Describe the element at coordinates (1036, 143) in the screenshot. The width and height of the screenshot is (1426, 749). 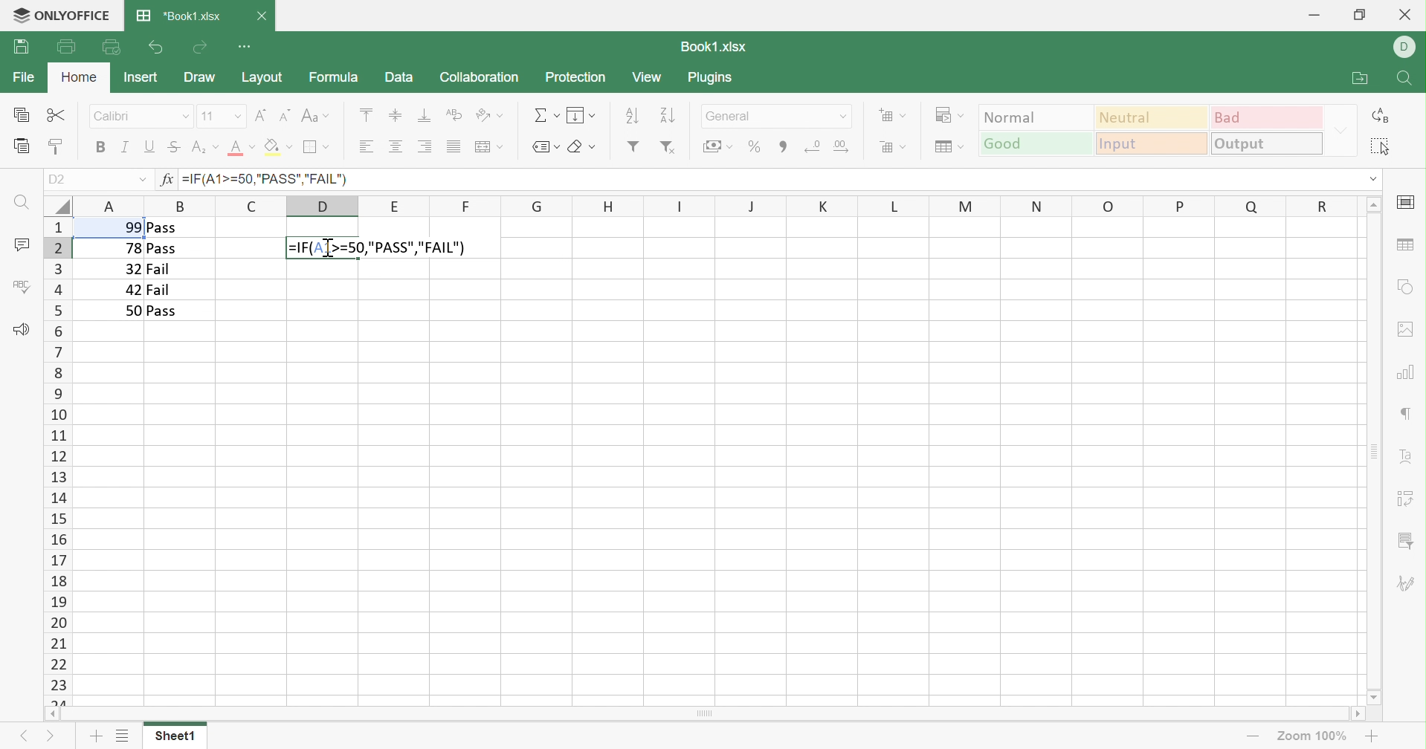
I see `Good` at that location.